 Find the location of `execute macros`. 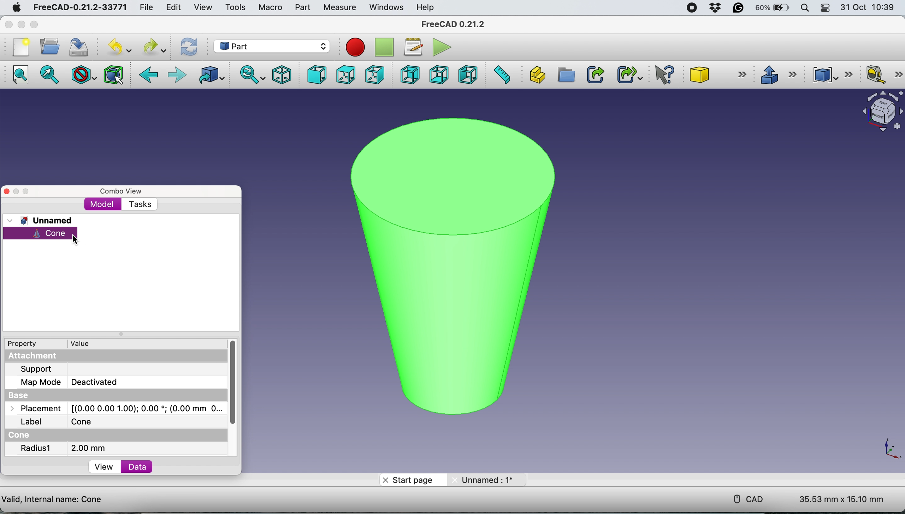

execute macros is located at coordinates (440, 47).